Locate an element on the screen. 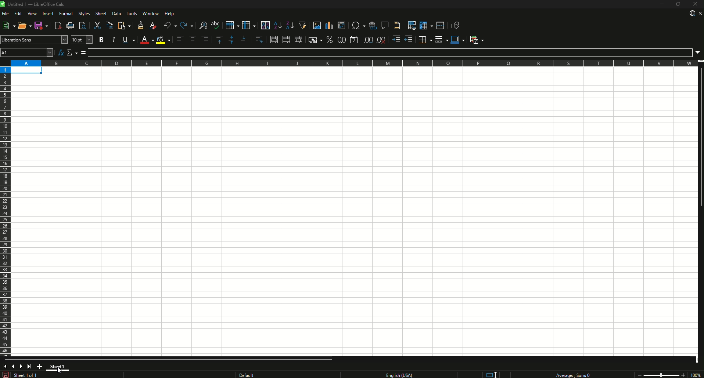 This screenshot has height=378, width=704. Expand Formula Bar is located at coordinates (698, 53).